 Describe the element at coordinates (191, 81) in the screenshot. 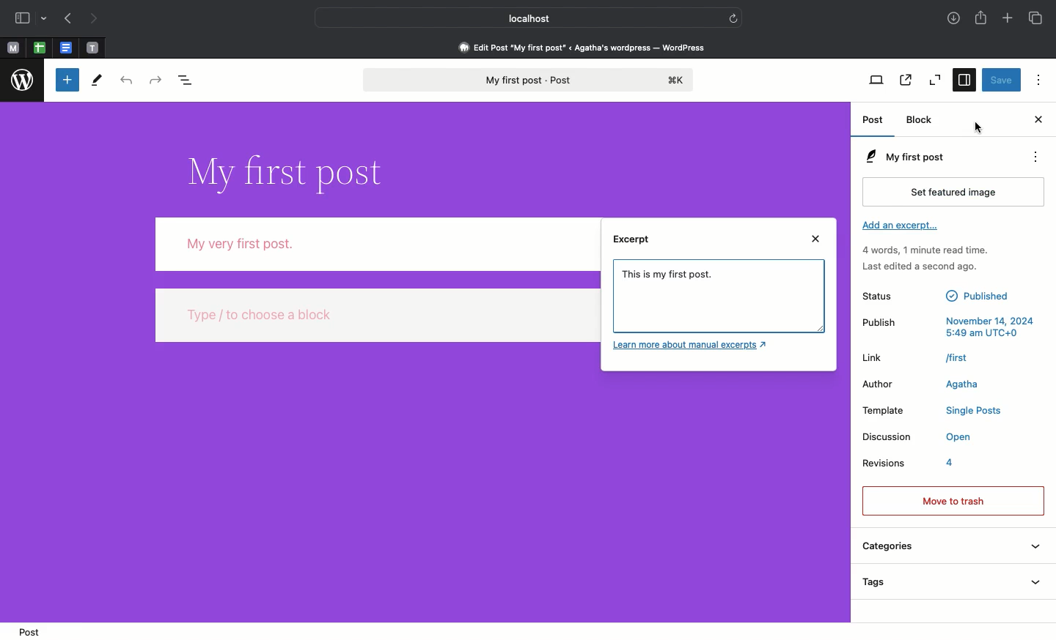

I see `Document overview` at that location.